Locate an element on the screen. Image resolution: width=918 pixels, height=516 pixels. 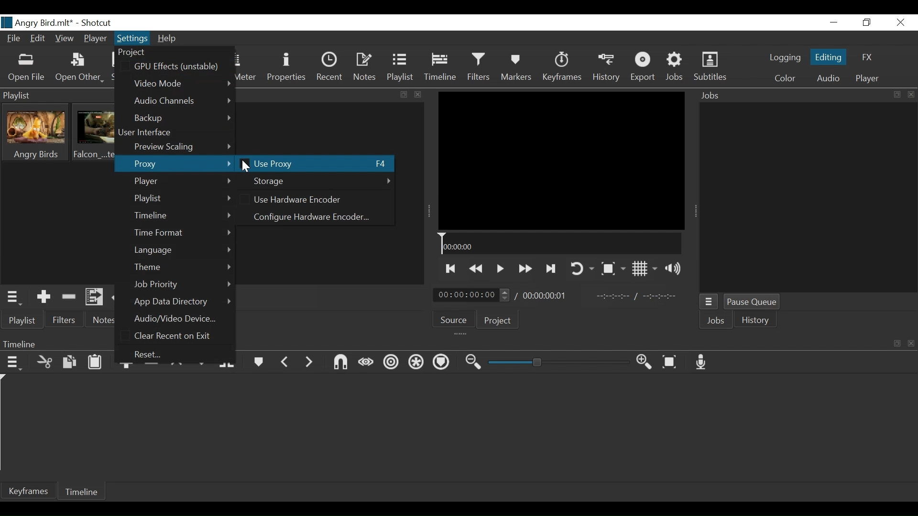
Jobs is located at coordinates (717, 322).